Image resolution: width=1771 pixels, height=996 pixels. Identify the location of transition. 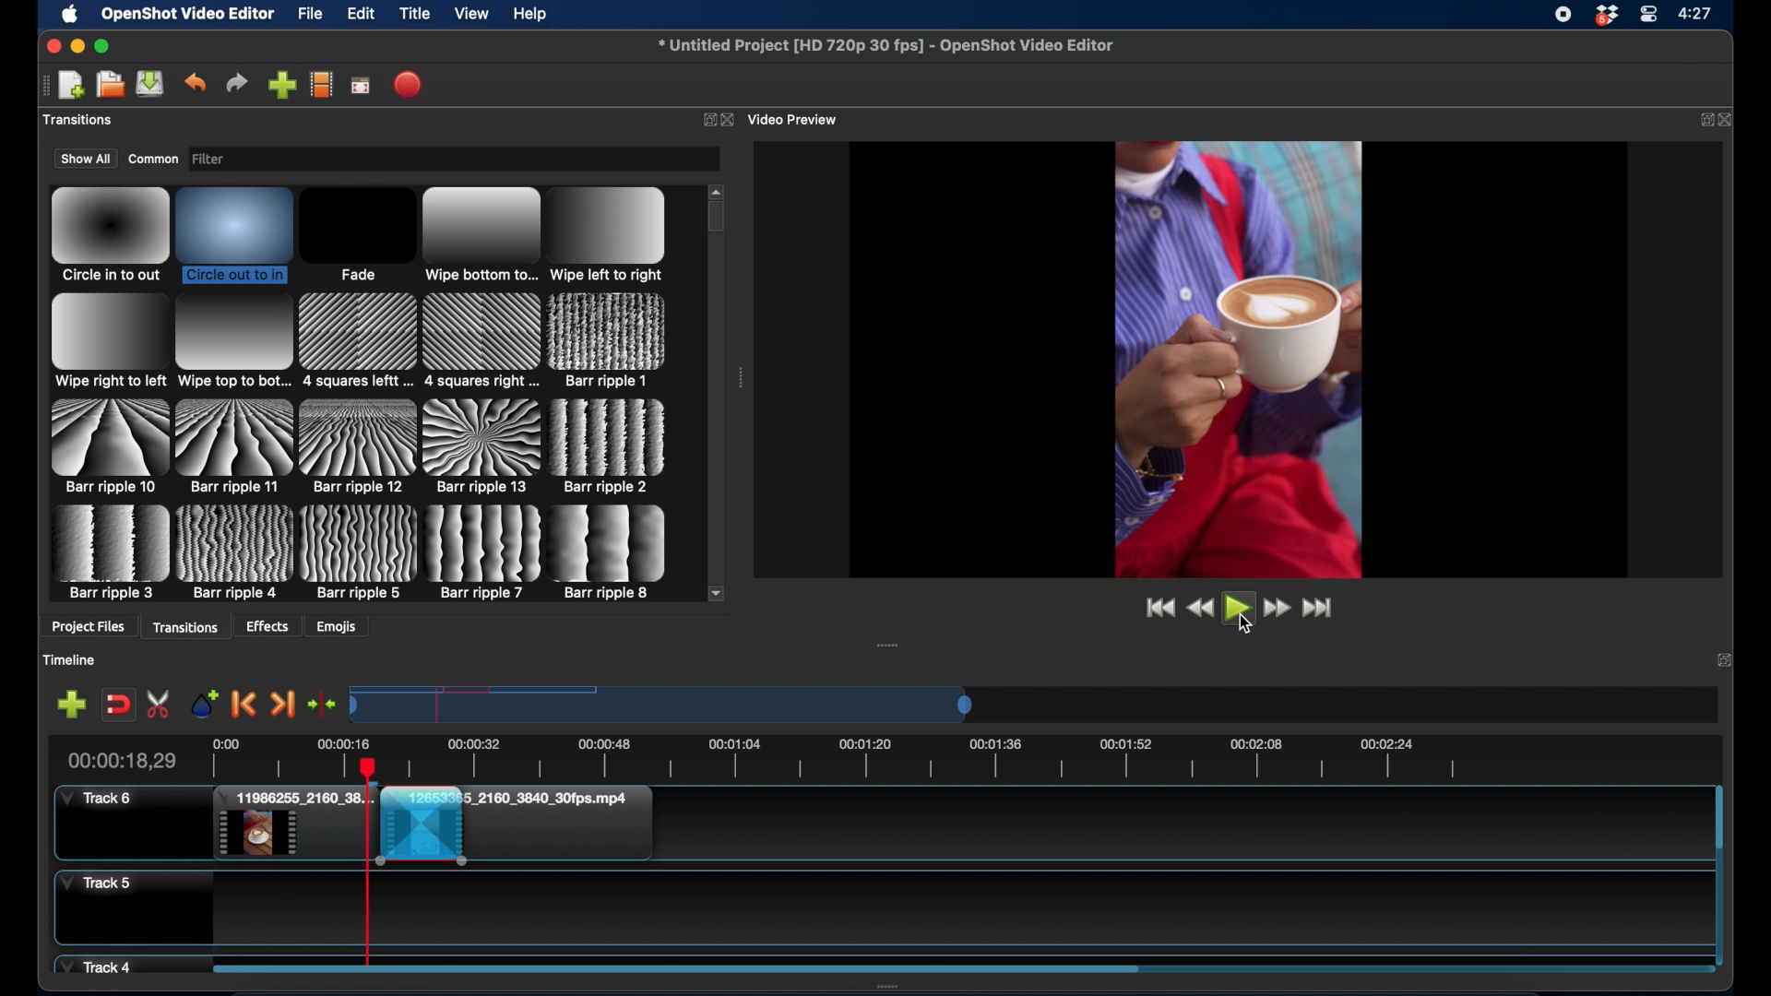
(481, 236).